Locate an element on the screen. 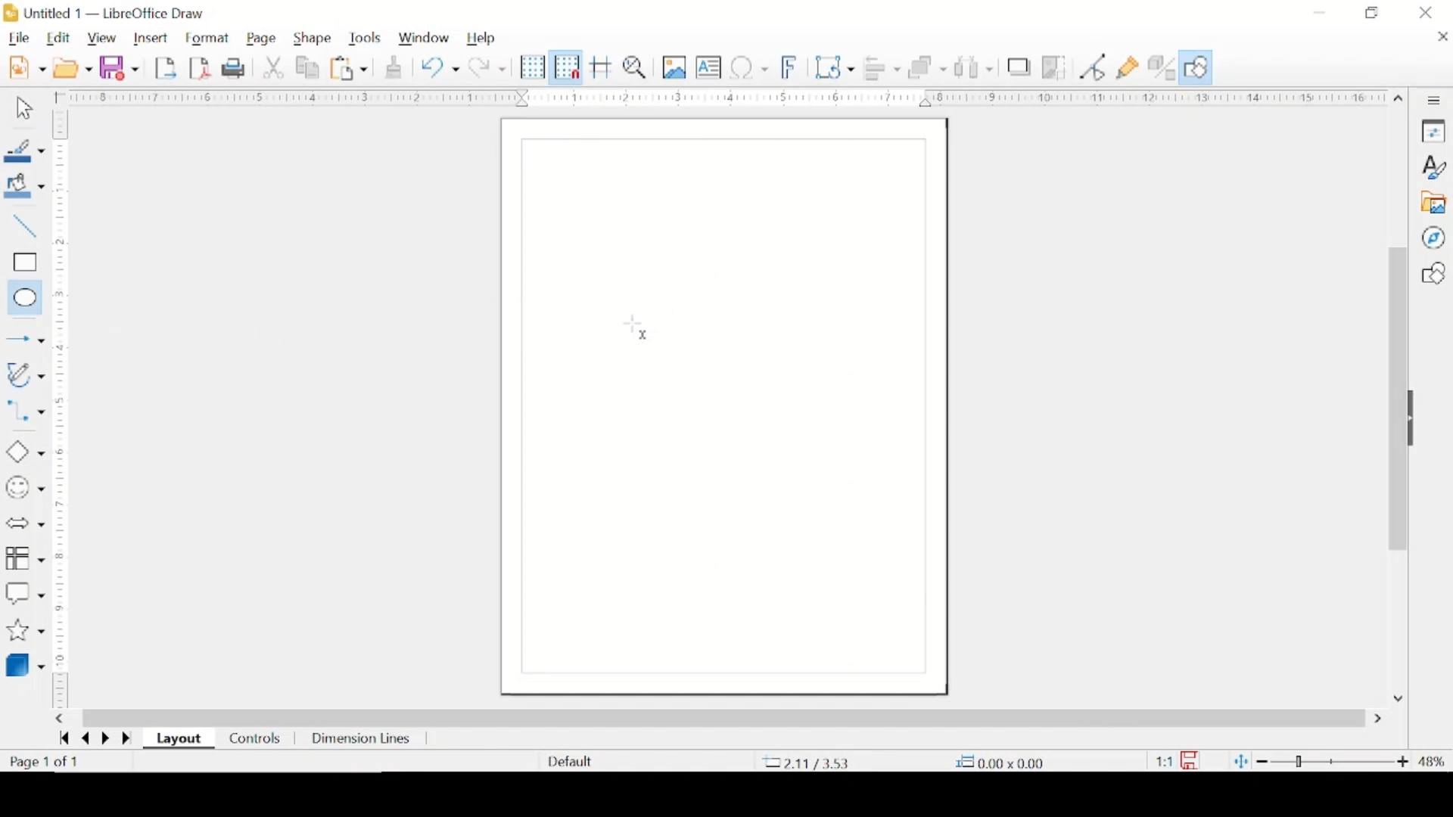  layout is located at coordinates (179, 741).